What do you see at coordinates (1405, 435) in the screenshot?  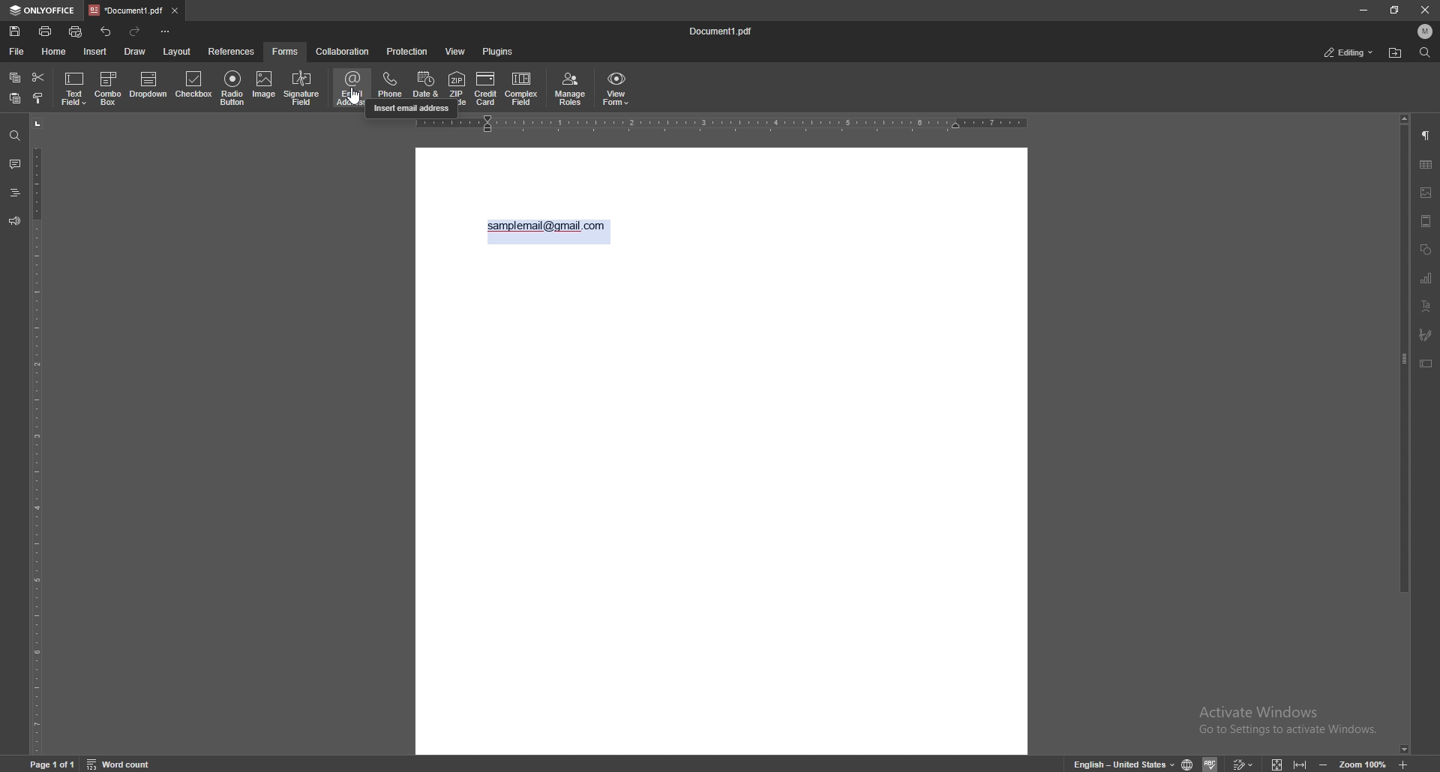 I see `scroll bar` at bounding box center [1405, 435].